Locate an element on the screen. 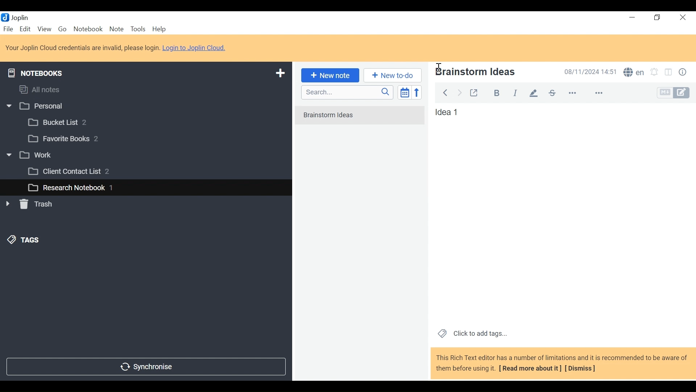 This screenshot has width=696, height=392. Click to add tags is located at coordinates (471, 333).